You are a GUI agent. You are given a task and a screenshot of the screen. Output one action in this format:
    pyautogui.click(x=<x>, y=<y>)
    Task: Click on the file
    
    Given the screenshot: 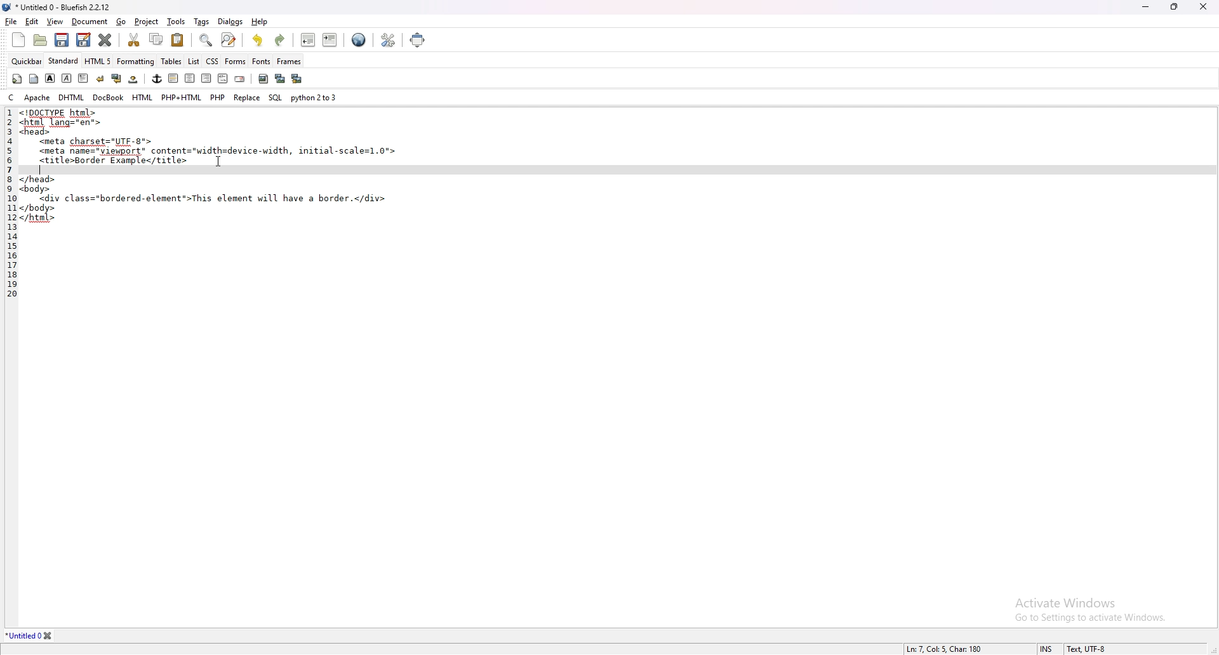 What is the action you would take?
    pyautogui.click(x=11, y=22)
    